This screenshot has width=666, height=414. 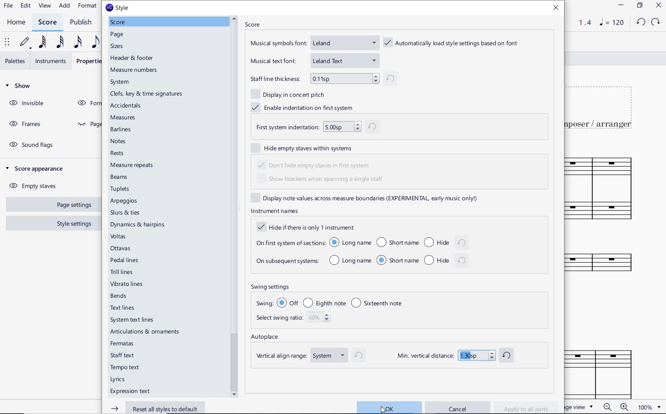 What do you see at coordinates (126, 285) in the screenshot?
I see `vibrato lines` at bounding box center [126, 285].